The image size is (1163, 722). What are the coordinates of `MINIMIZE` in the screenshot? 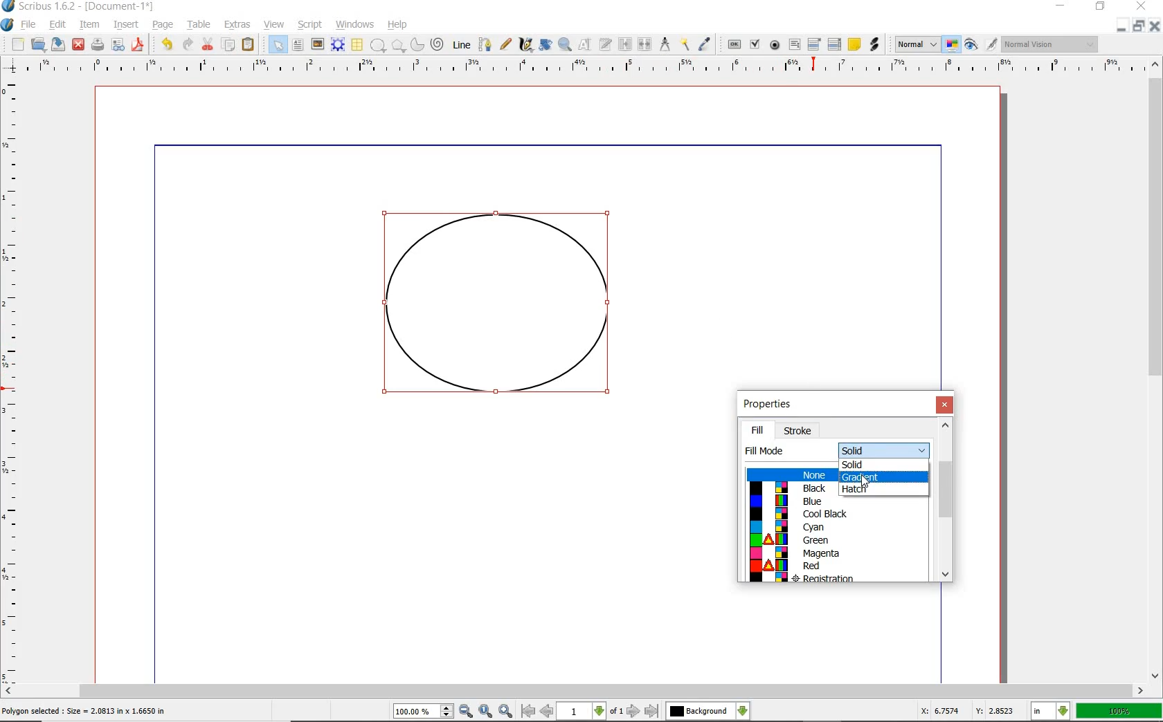 It's located at (1062, 5).